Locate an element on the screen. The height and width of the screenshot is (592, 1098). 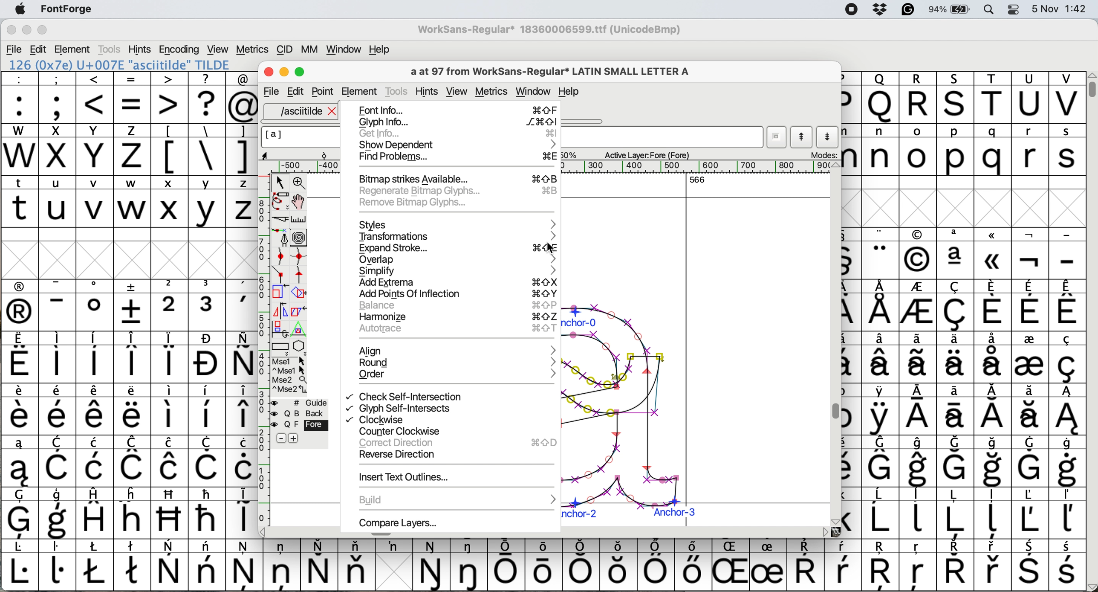
tools is located at coordinates (398, 90).